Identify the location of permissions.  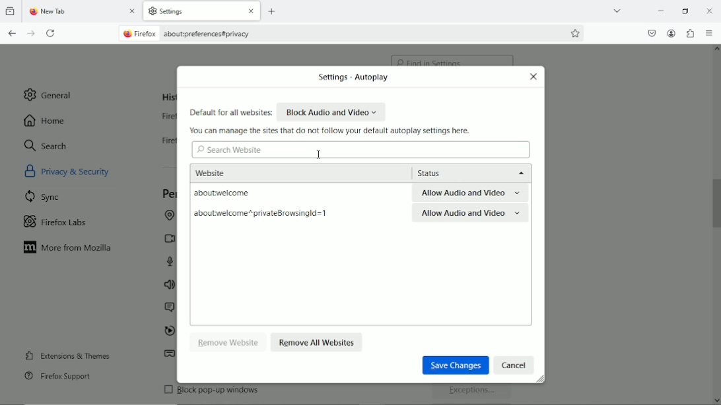
(168, 194).